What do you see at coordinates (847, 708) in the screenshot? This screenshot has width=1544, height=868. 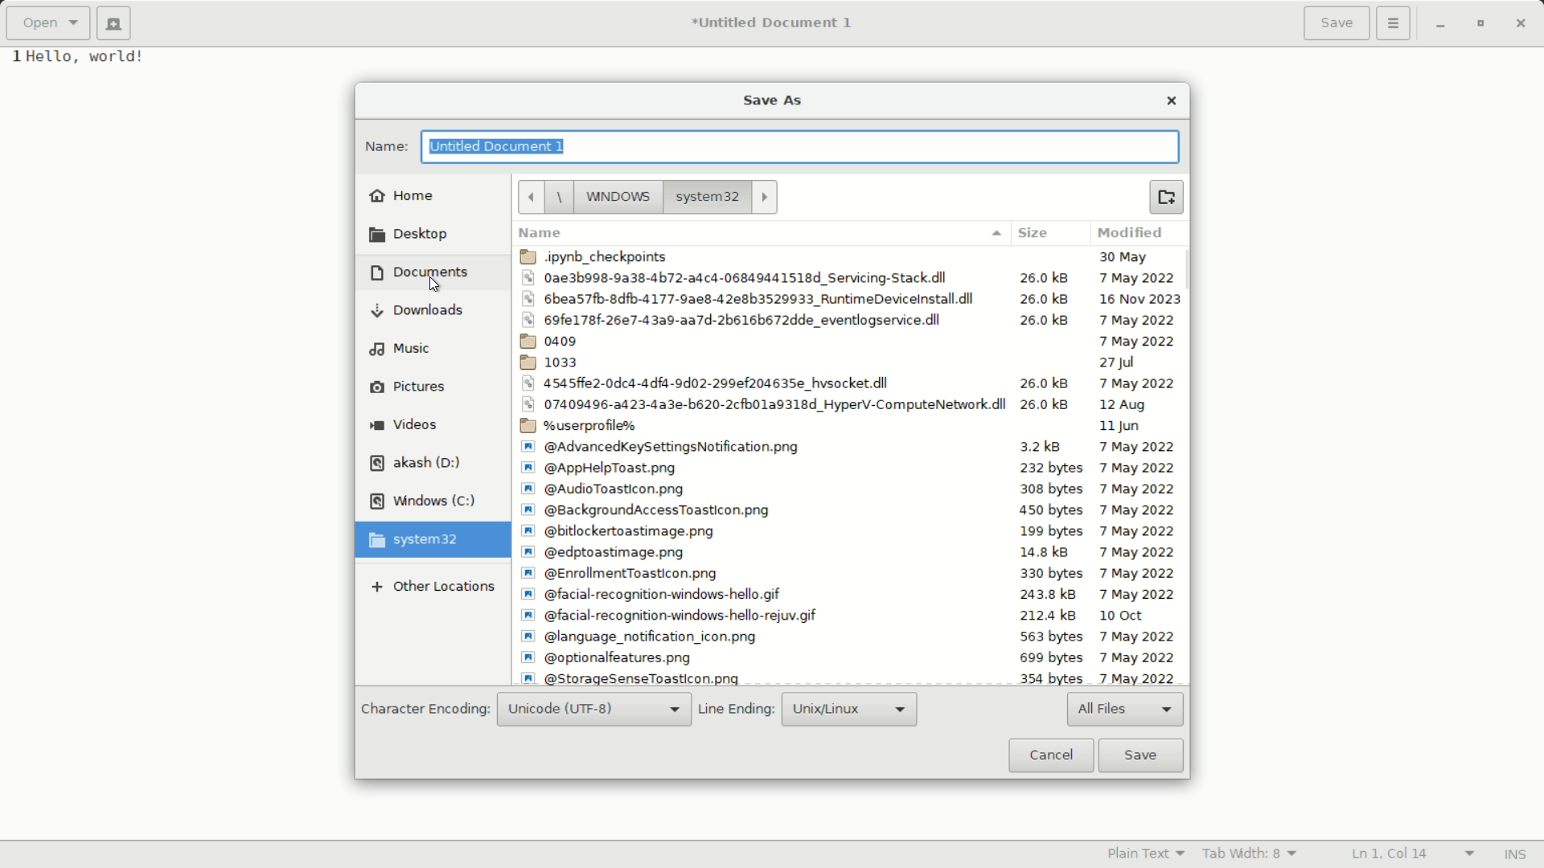 I see `line Ending dropdown enu` at bounding box center [847, 708].